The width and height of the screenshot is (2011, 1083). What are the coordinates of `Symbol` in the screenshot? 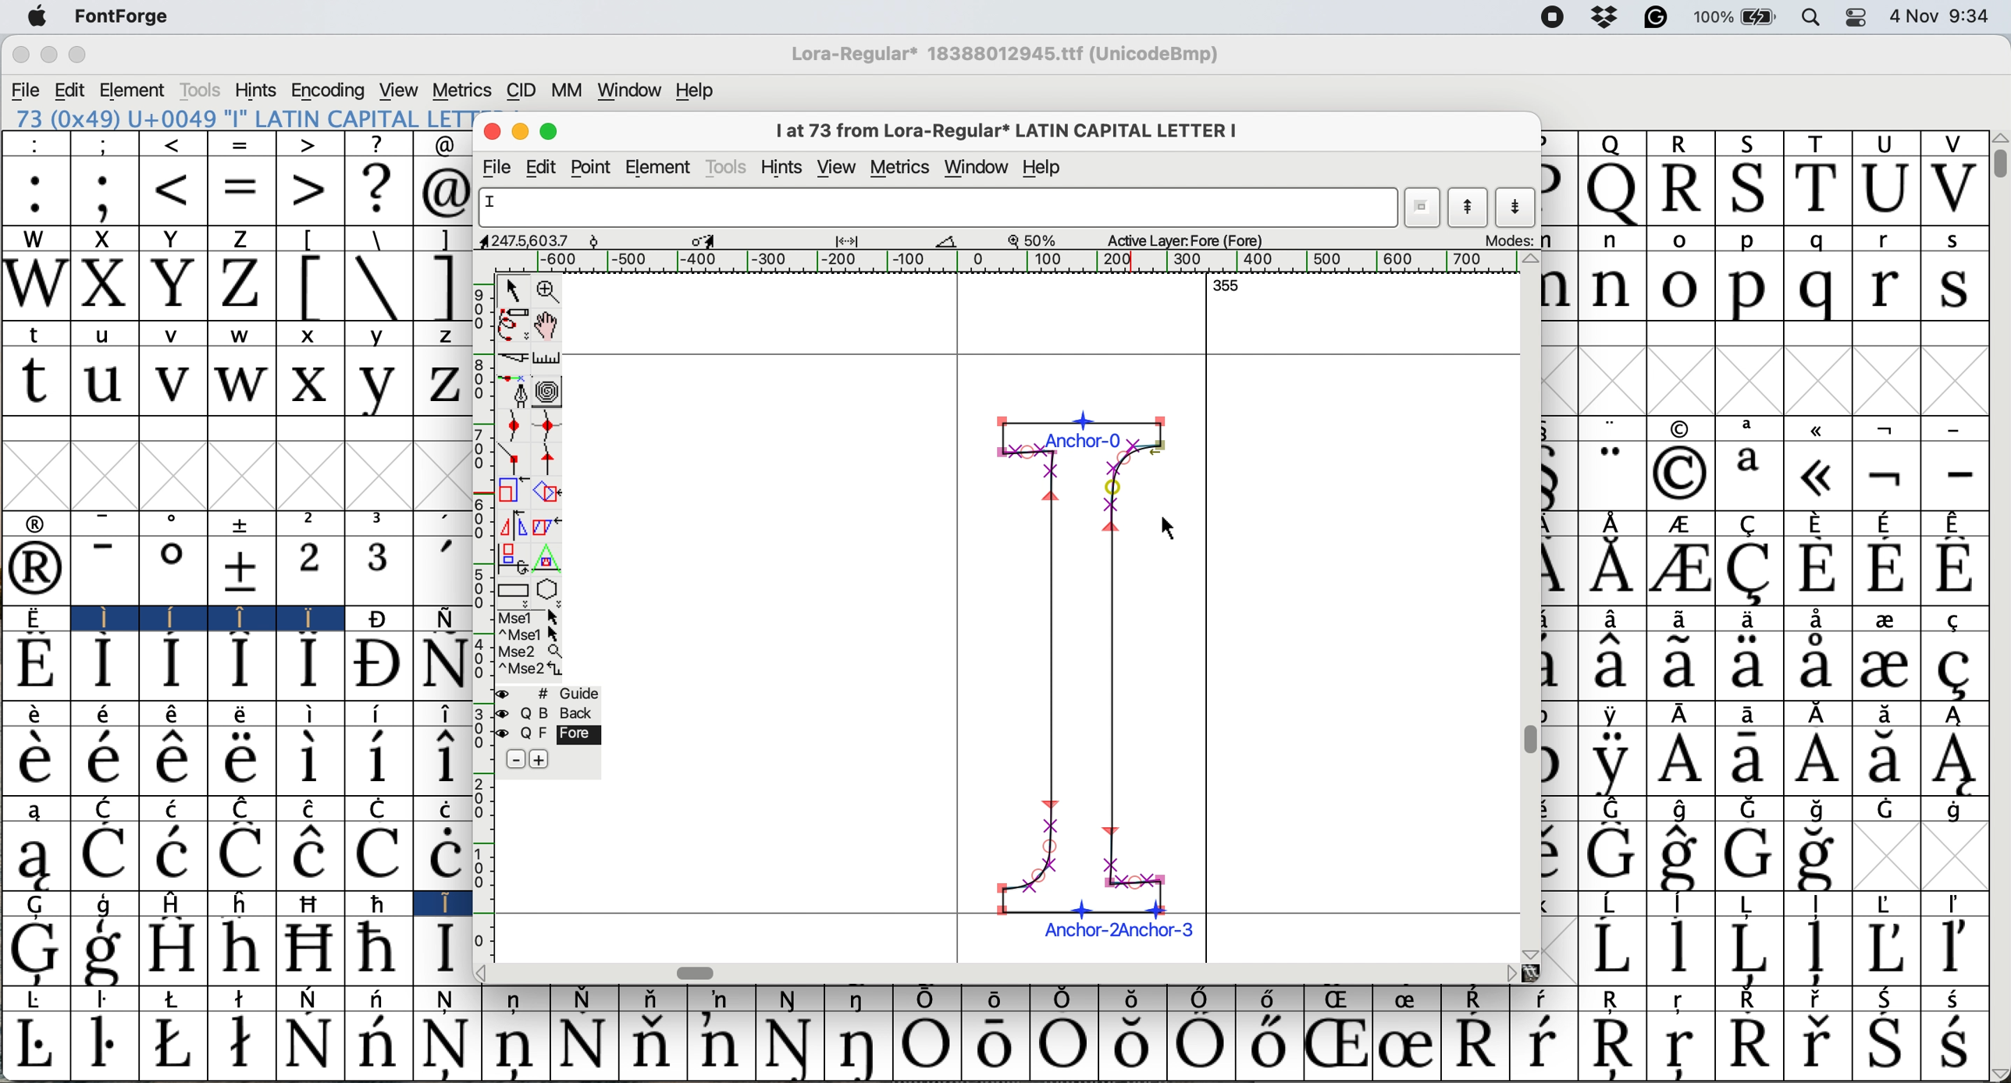 It's located at (1887, 521).